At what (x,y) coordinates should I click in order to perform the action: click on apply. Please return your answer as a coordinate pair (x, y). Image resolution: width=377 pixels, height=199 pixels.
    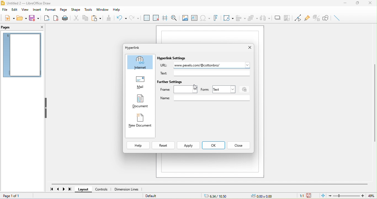
    Looking at the image, I should click on (189, 145).